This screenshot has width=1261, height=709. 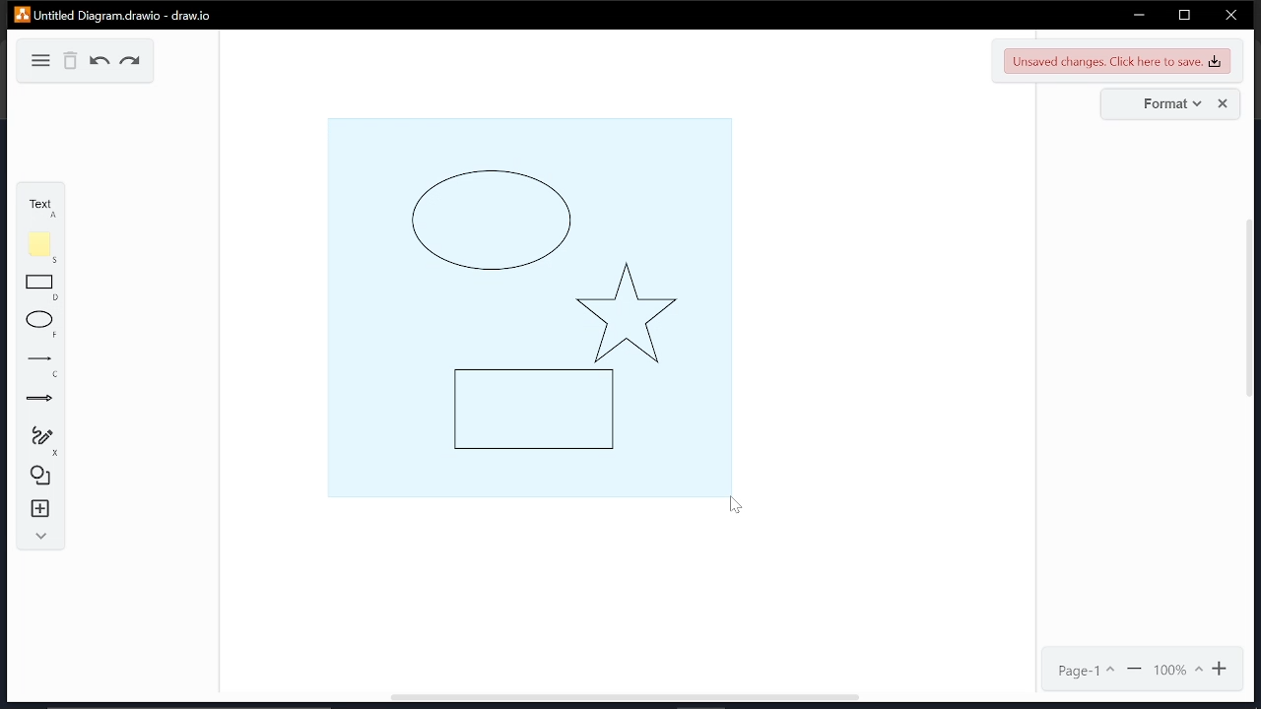 I want to click on ellipse, so click(x=41, y=325).